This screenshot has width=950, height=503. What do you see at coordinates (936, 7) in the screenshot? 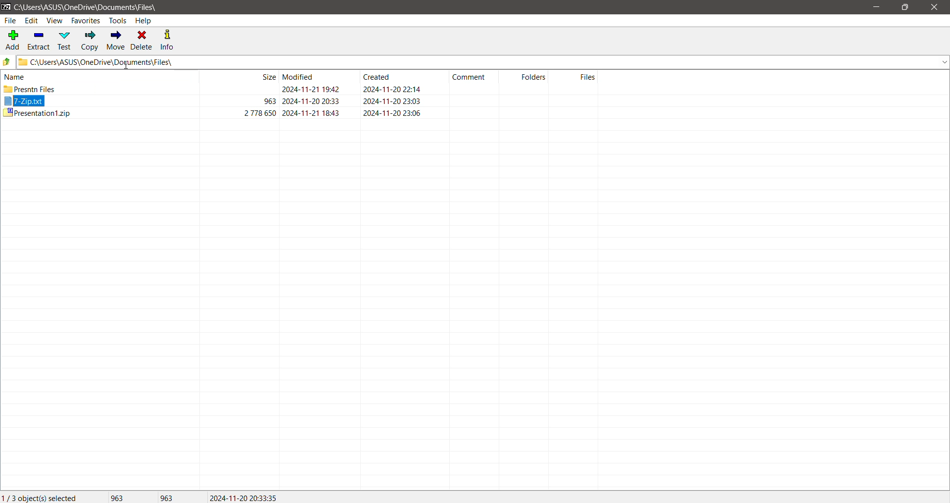
I see `Close` at bounding box center [936, 7].